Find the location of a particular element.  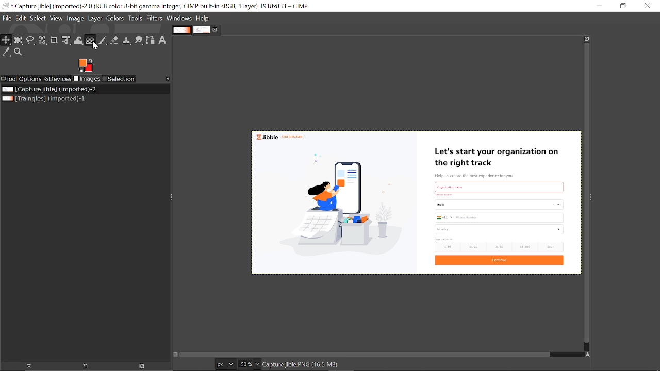

Gradient tool is located at coordinates (90, 40).